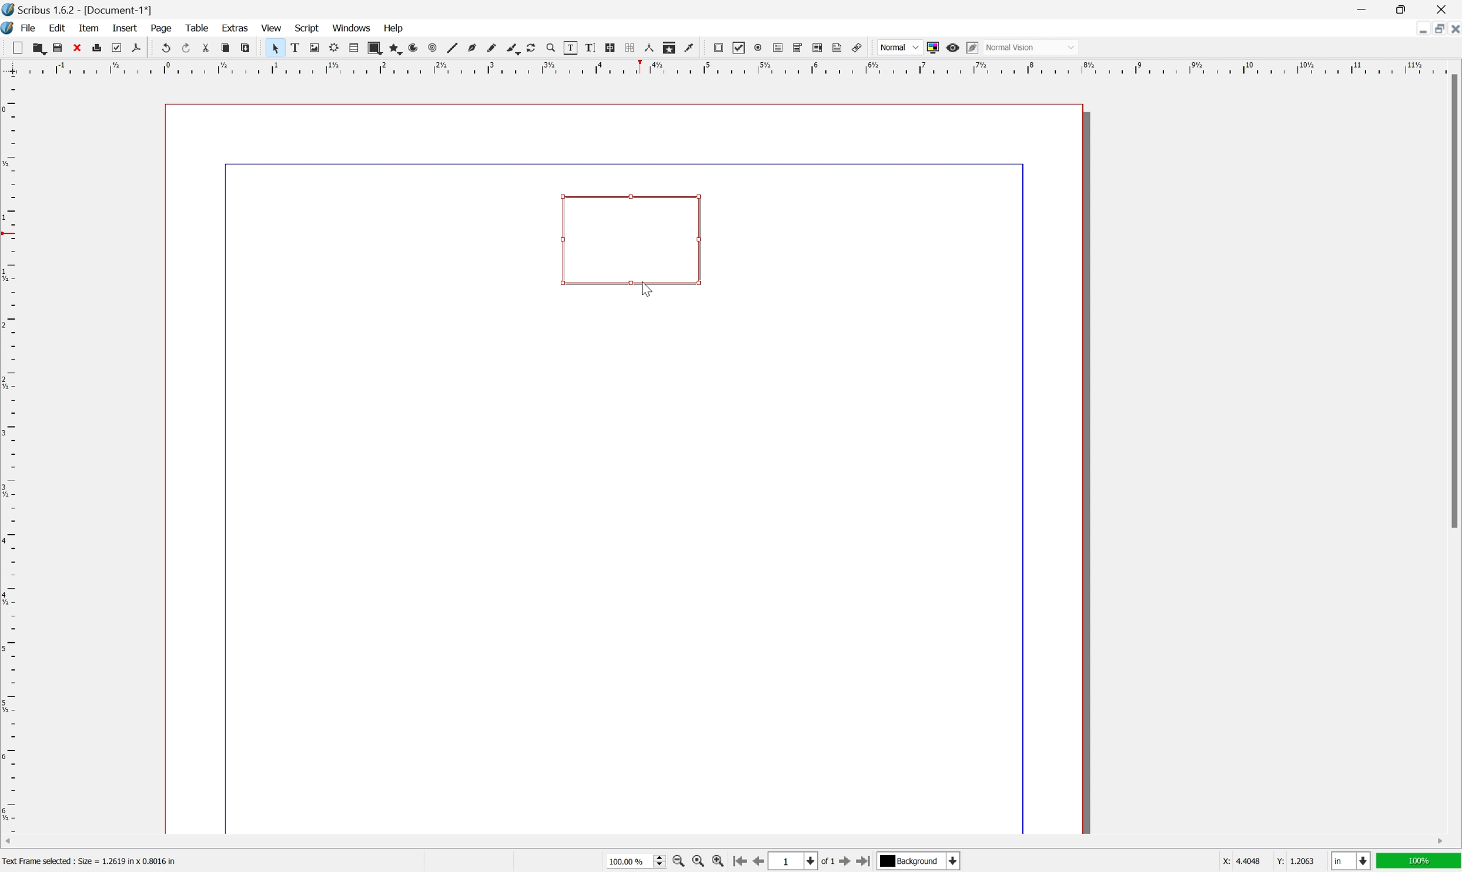 This screenshot has height=872, width=1462. What do you see at coordinates (740, 861) in the screenshot?
I see `go to first page` at bounding box center [740, 861].